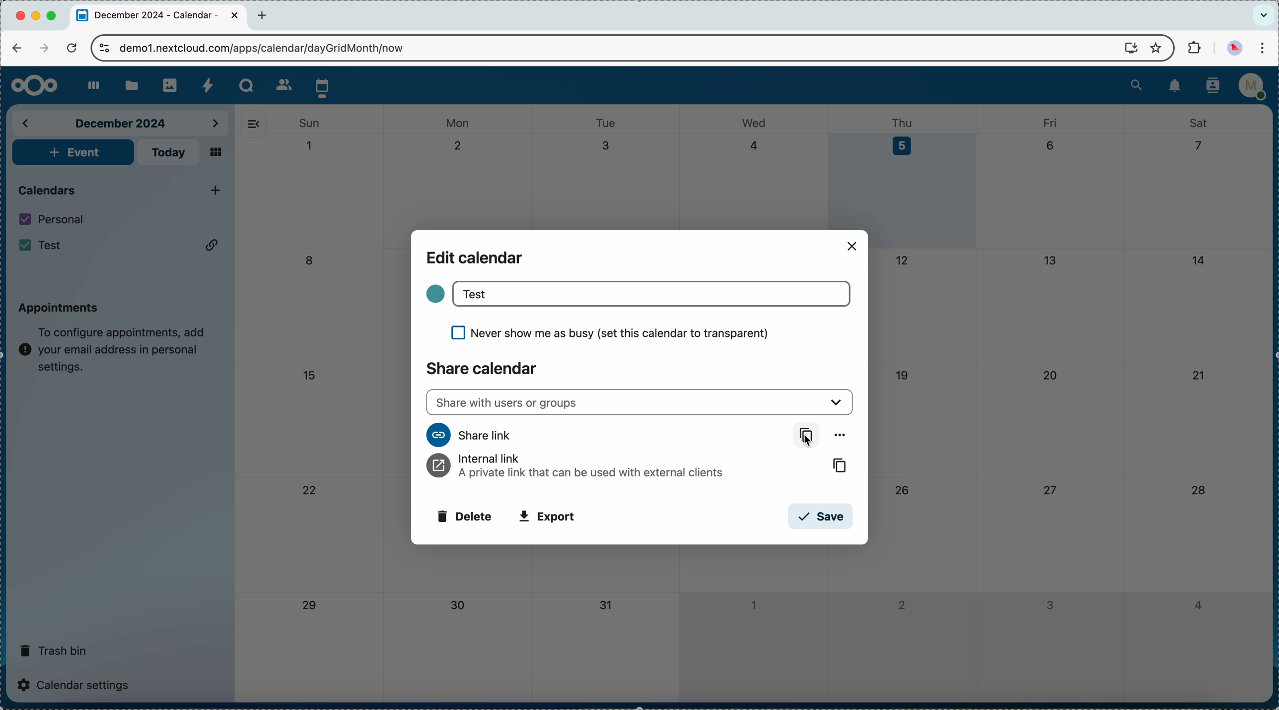  Describe the element at coordinates (71, 47) in the screenshot. I see `refresh the page` at that location.